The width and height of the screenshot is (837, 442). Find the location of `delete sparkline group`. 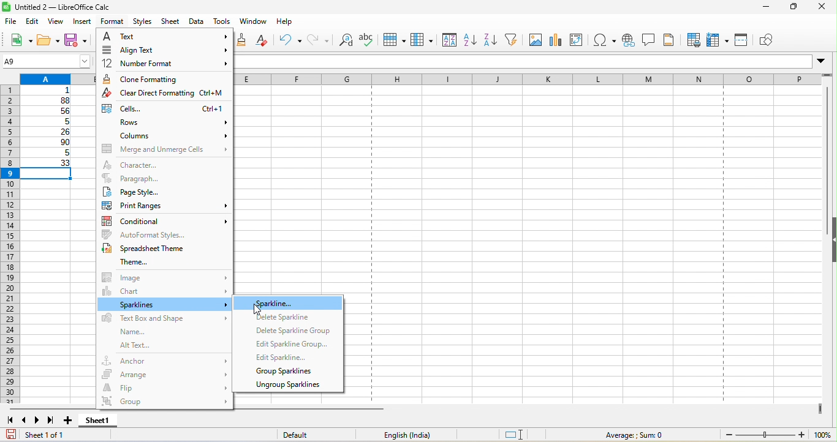

delete sparkline group is located at coordinates (292, 332).